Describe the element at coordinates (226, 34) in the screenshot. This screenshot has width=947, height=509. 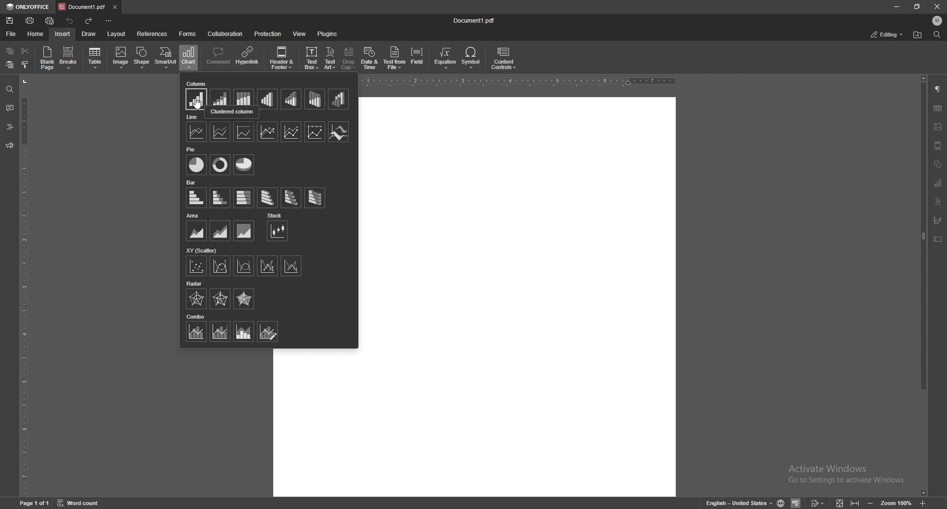
I see `collaboration` at that location.